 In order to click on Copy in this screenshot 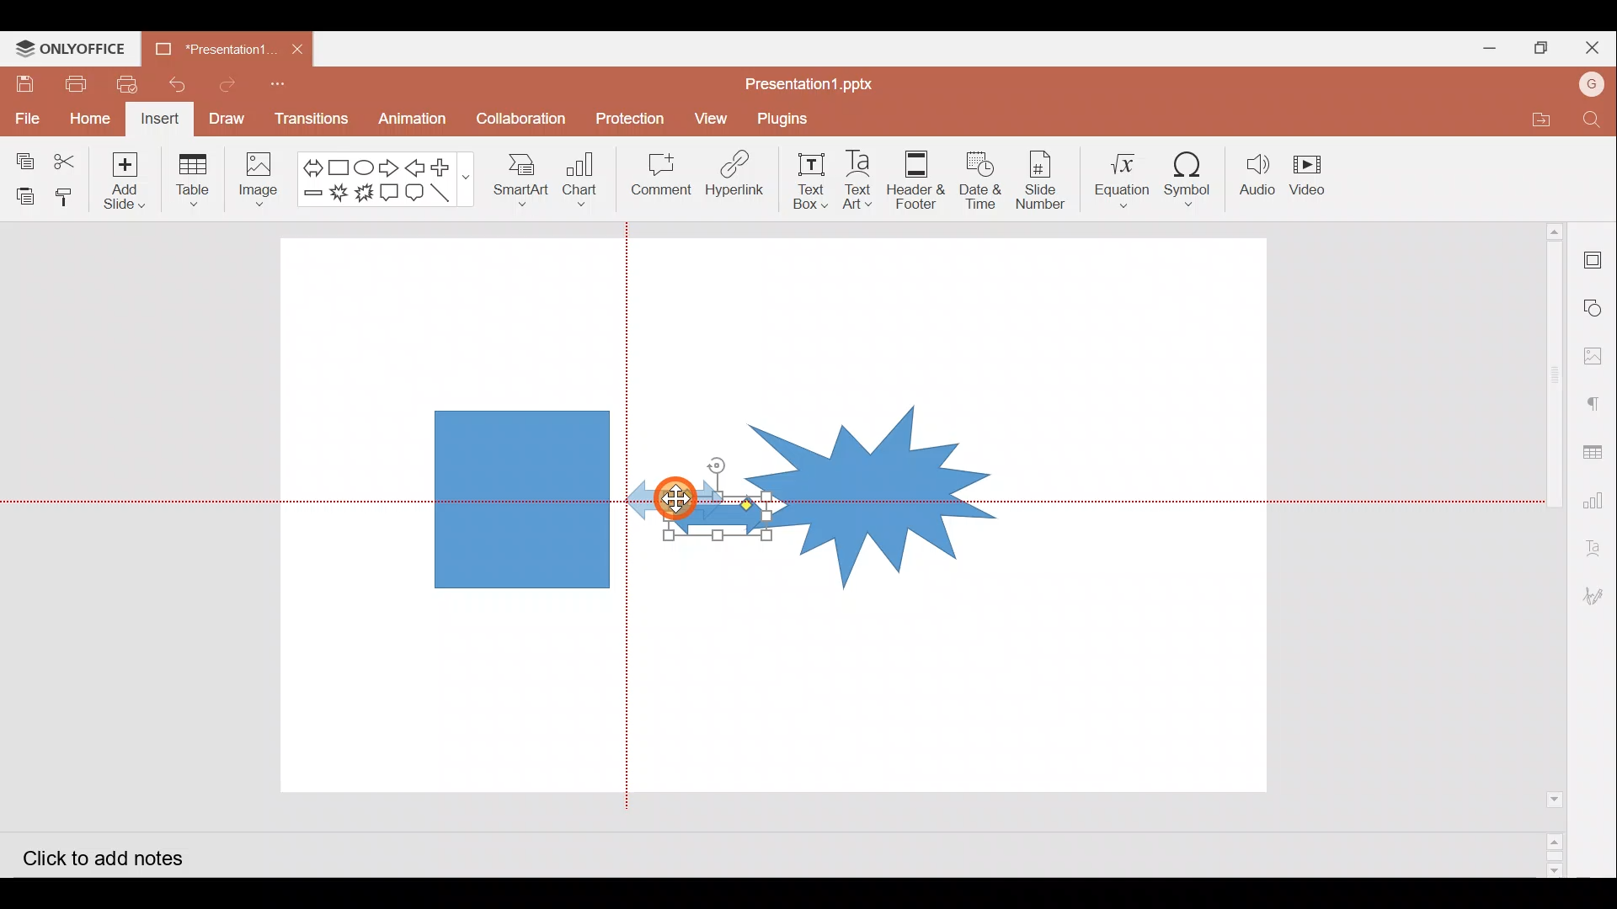, I will do `click(21, 155)`.